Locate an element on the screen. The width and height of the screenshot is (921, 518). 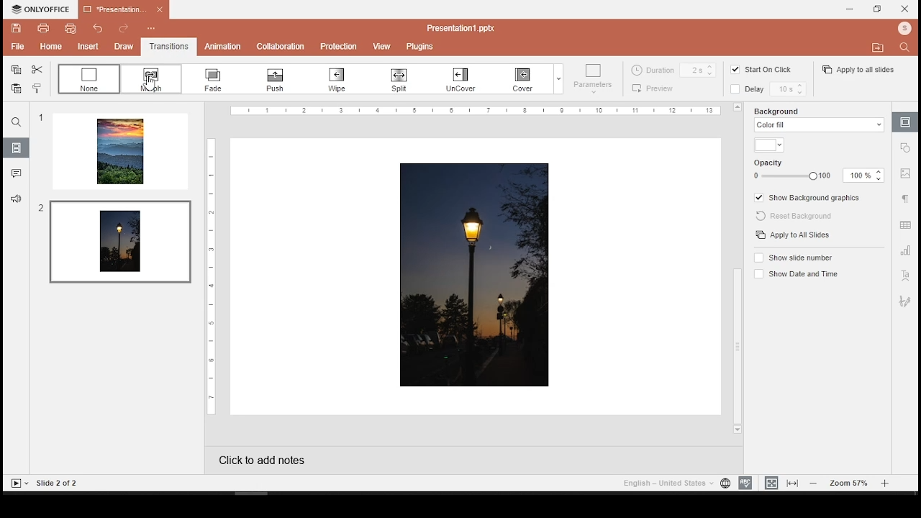
table settings is located at coordinates (906, 226).